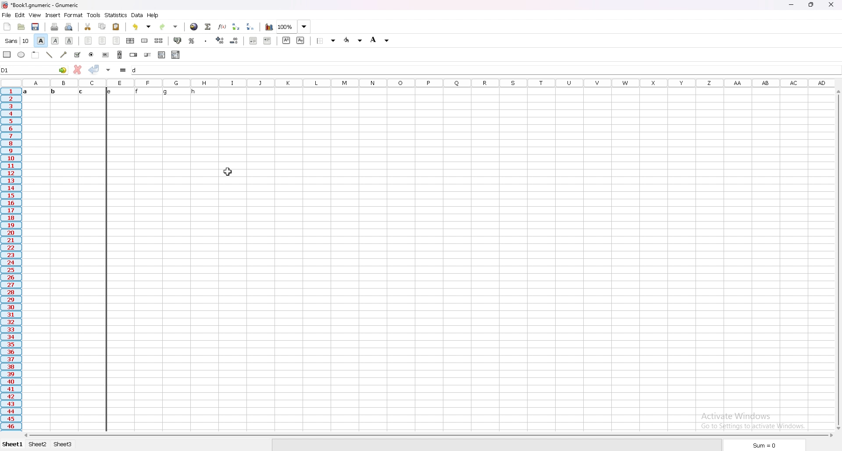  What do you see at coordinates (250, 26) in the screenshot?
I see `sort descending` at bounding box center [250, 26].